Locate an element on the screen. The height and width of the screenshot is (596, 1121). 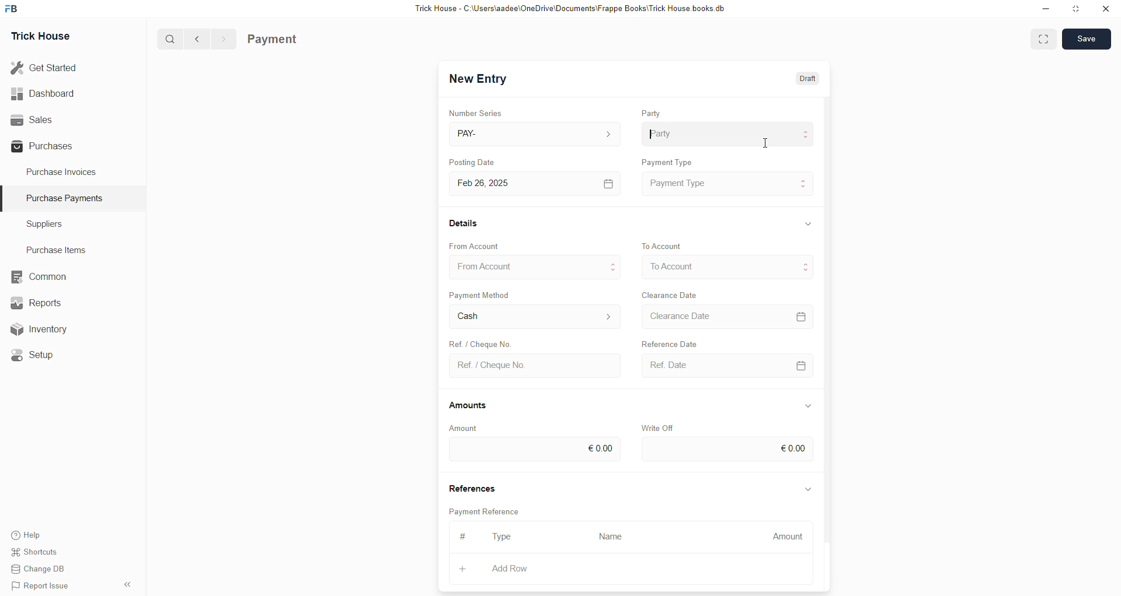
PAY- is located at coordinates (534, 132).